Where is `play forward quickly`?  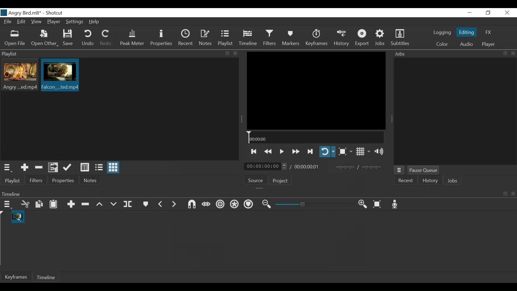
play forward quickly is located at coordinates (295, 152).